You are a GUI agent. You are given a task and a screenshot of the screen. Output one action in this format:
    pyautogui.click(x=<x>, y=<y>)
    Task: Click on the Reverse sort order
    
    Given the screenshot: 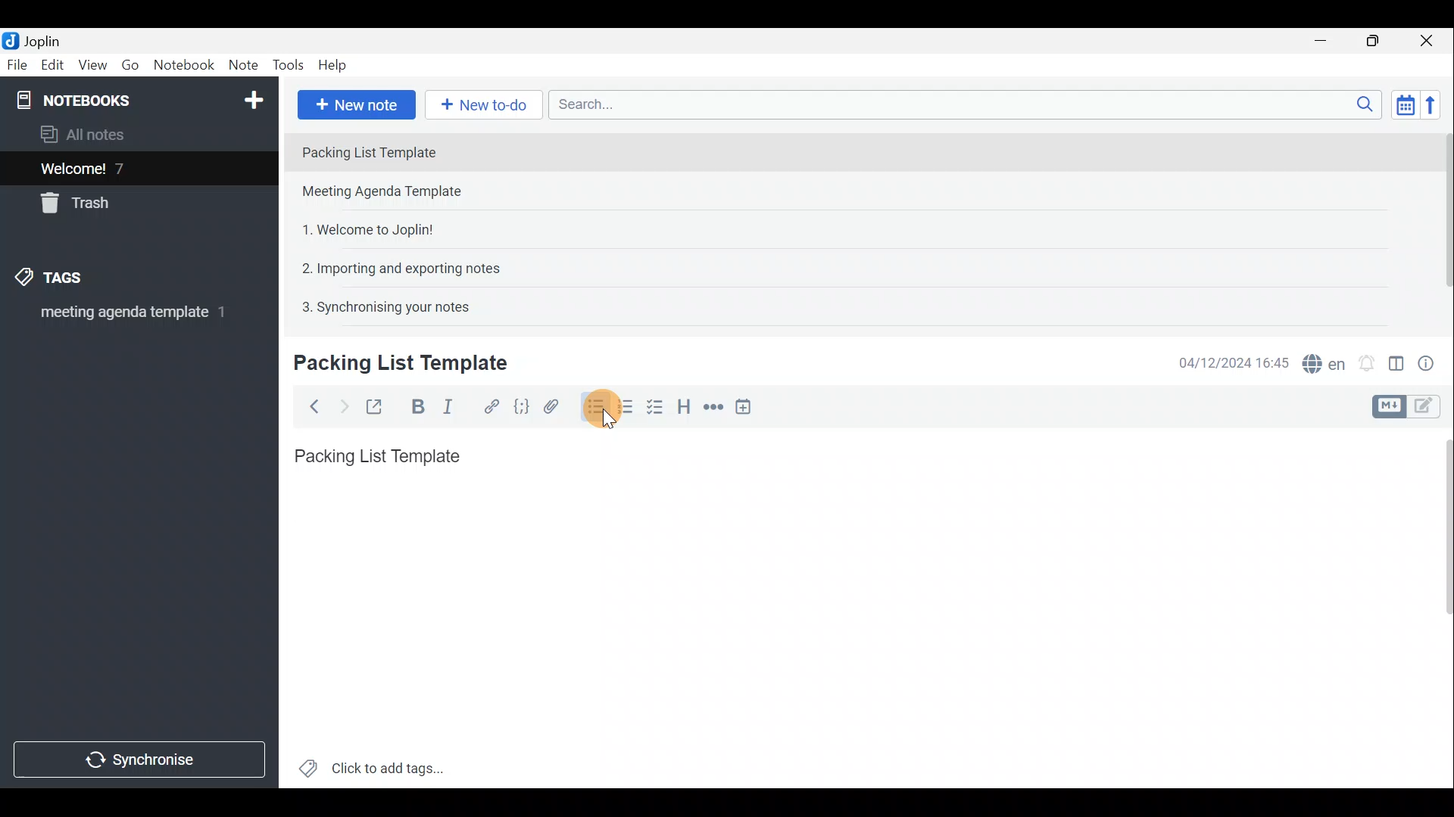 What is the action you would take?
    pyautogui.click(x=1436, y=104)
    